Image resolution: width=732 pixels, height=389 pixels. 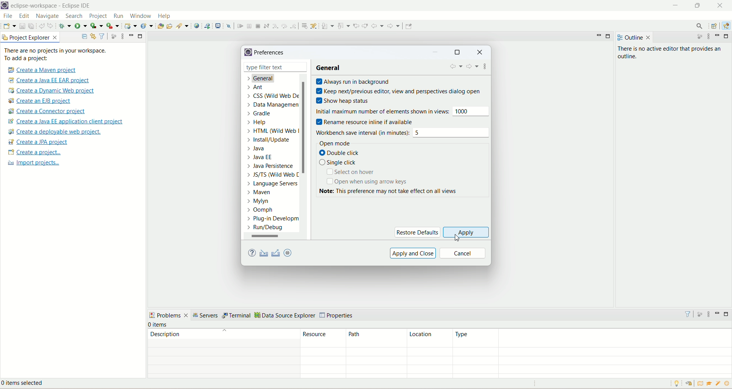 What do you see at coordinates (31, 26) in the screenshot?
I see `save all` at bounding box center [31, 26].